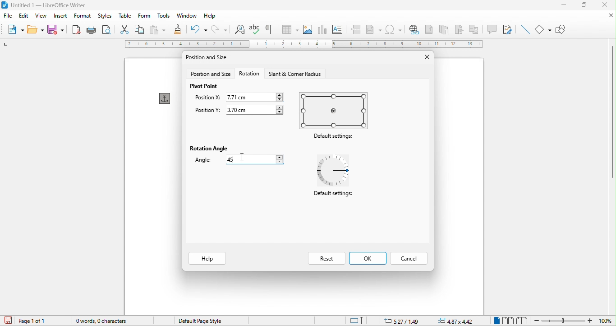  What do you see at coordinates (334, 138) in the screenshot?
I see `Default settings:` at bounding box center [334, 138].